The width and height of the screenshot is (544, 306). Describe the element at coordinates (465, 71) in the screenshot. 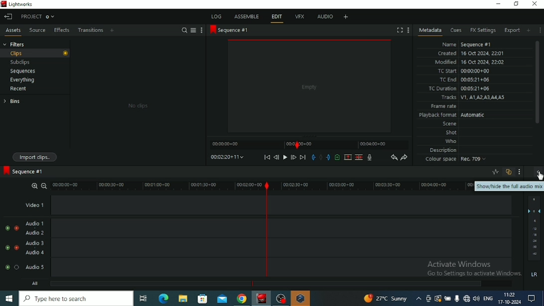

I see `TC Start` at that location.